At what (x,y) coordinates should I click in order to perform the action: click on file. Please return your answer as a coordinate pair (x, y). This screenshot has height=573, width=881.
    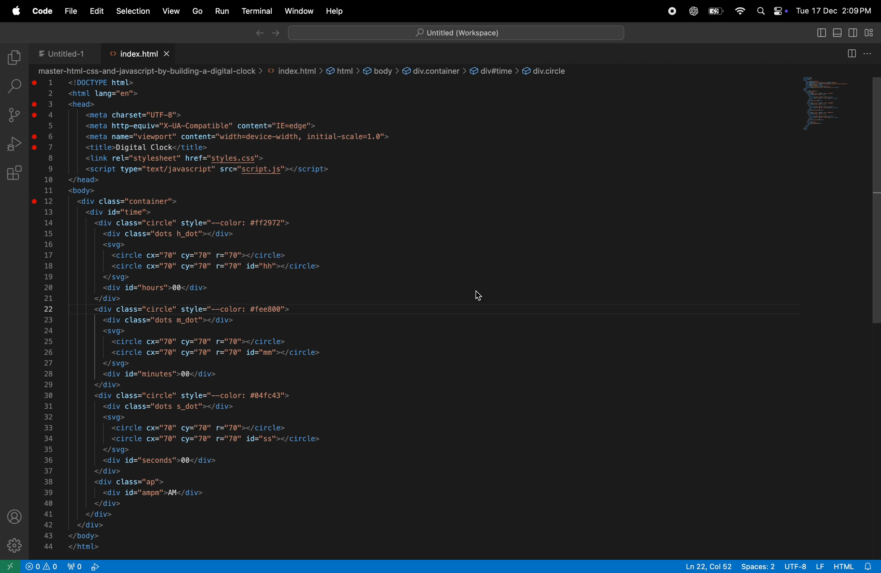
    Looking at the image, I should click on (70, 11).